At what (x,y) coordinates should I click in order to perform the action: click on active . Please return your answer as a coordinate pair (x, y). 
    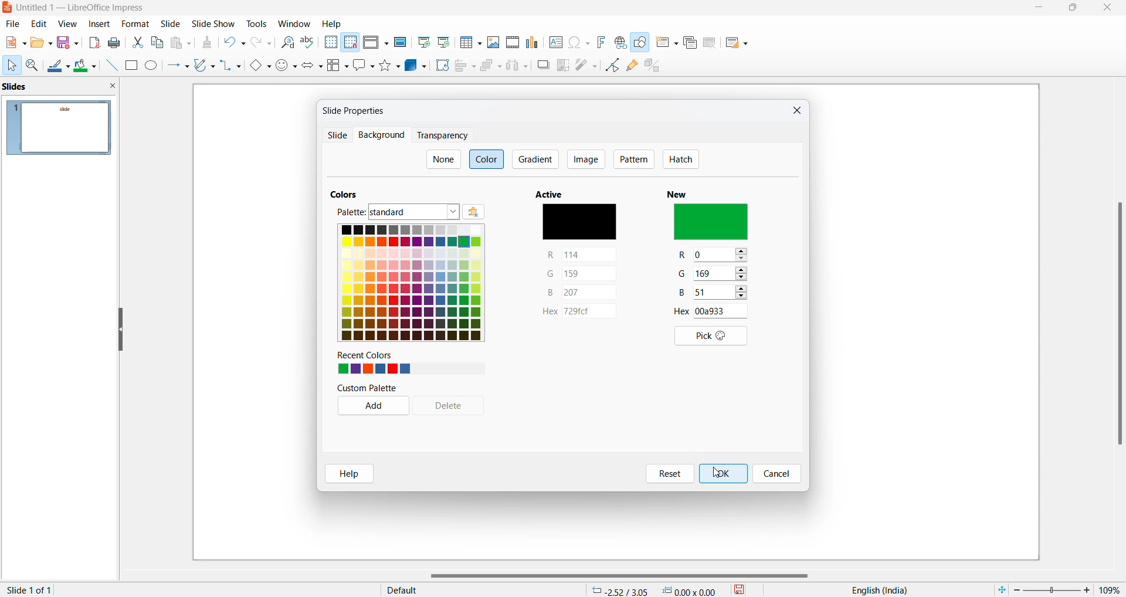
    Looking at the image, I should click on (553, 194).